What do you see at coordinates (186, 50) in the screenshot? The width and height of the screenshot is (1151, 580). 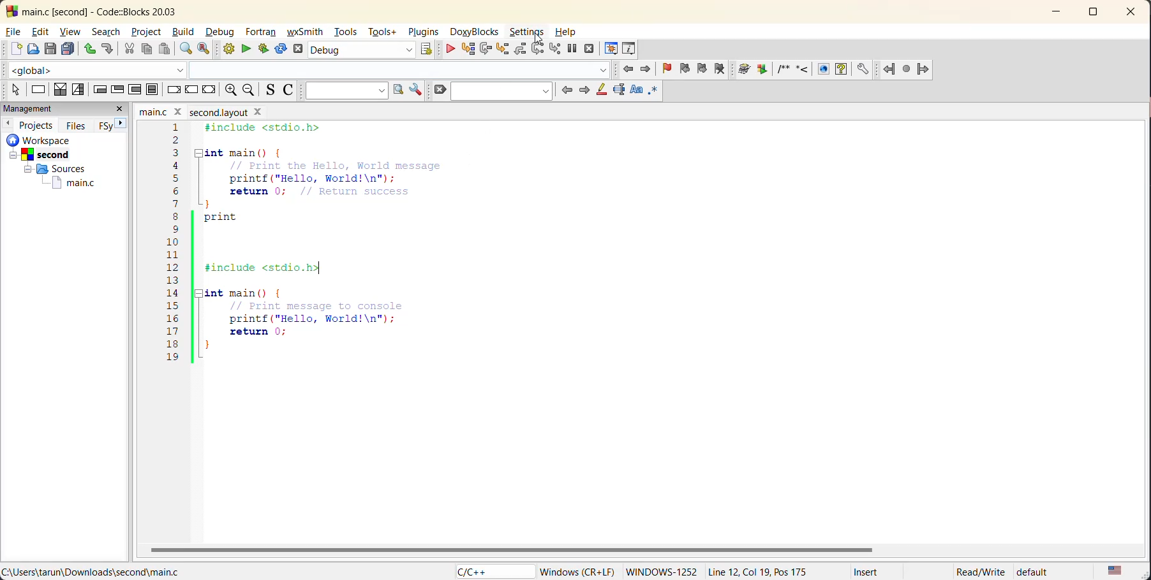 I see `find` at bounding box center [186, 50].